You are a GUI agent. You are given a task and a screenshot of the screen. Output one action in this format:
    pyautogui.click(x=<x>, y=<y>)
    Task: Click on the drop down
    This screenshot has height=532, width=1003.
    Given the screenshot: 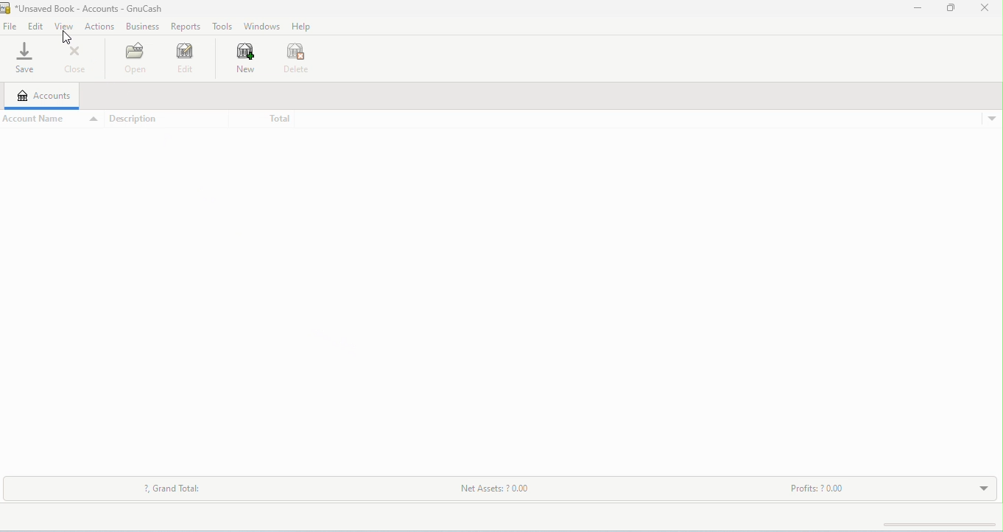 What is the action you would take?
    pyautogui.click(x=990, y=119)
    